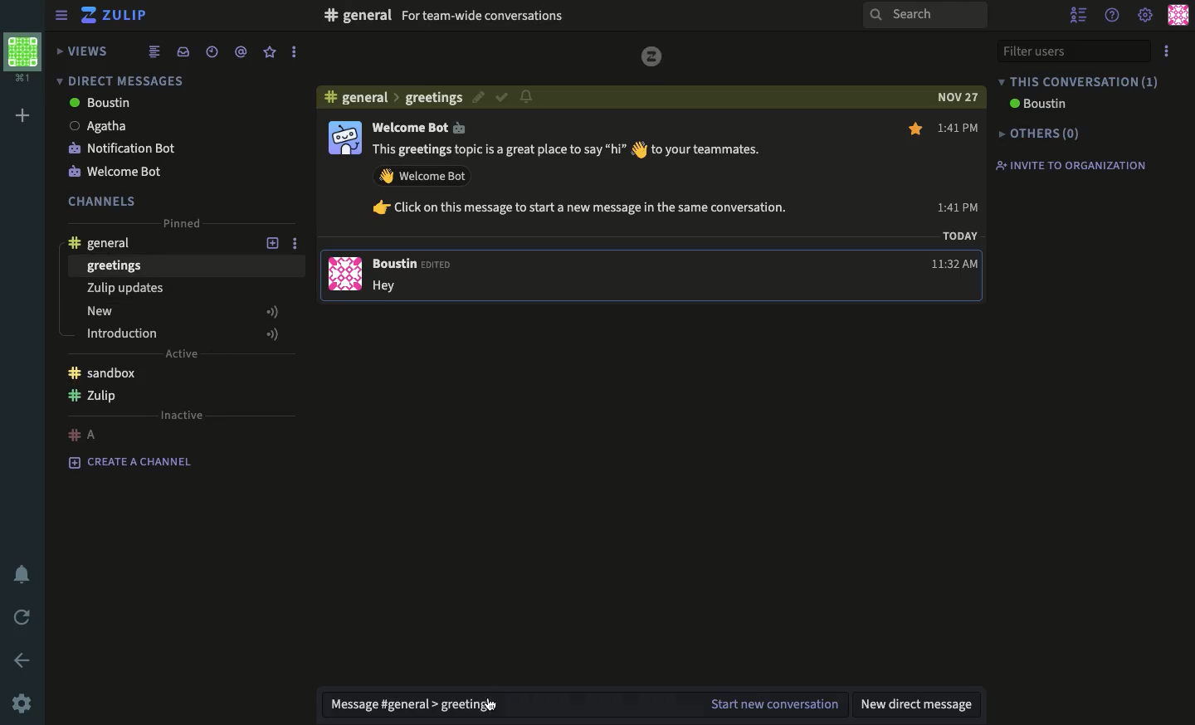  What do you see at coordinates (115, 265) in the screenshot?
I see `greetings` at bounding box center [115, 265].